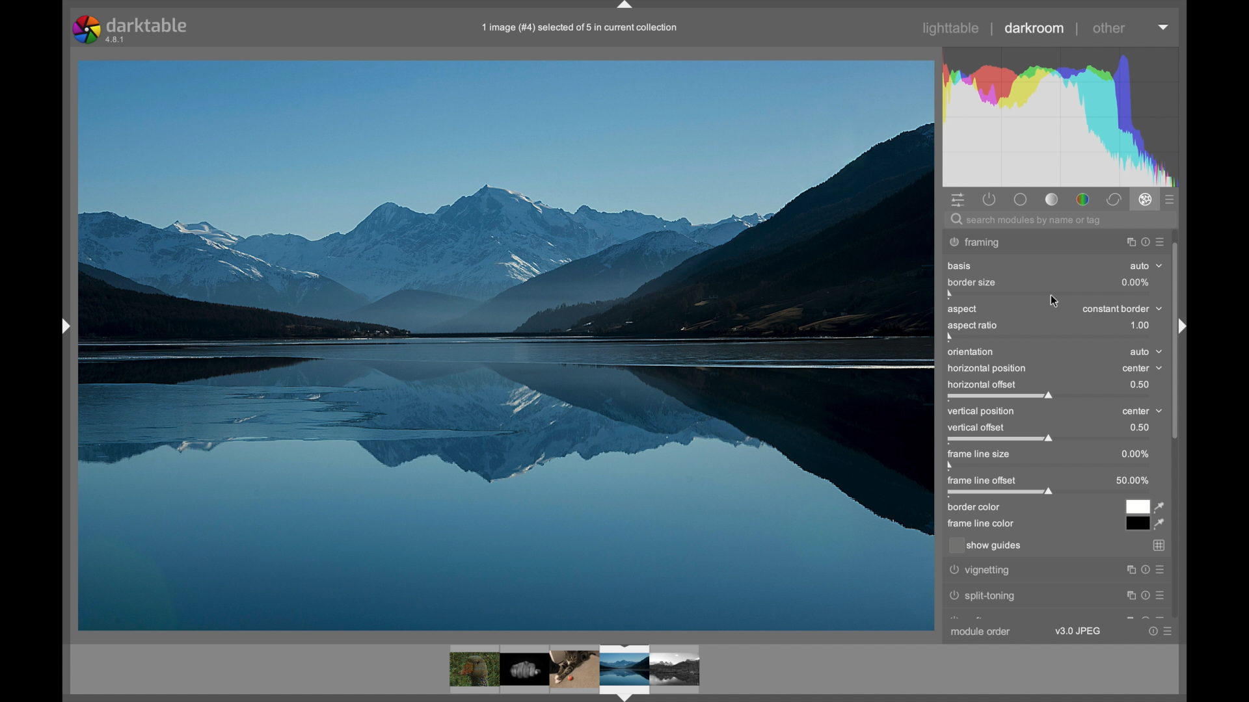 This screenshot has height=702, width=1249. What do you see at coordinates (981, 630) in the screenshot?
I see `module order` at bounding box center [981, 630].